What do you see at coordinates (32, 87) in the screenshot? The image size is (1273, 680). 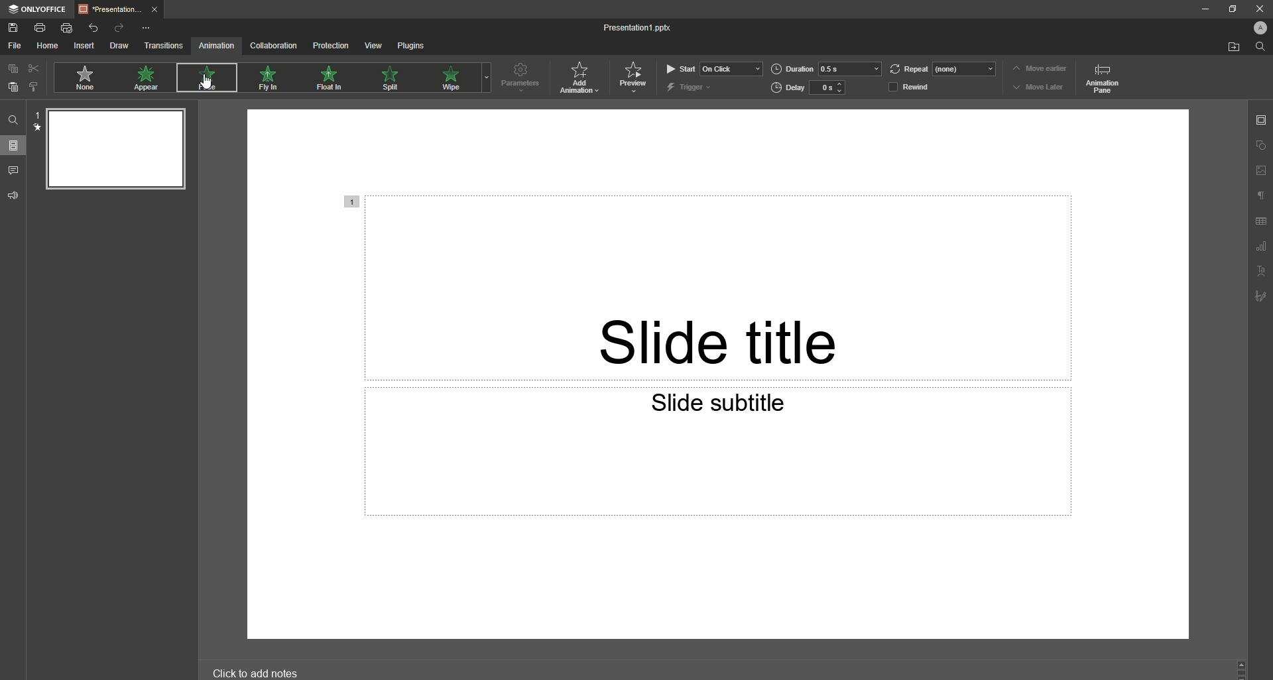 I see `Change Styles` at bounding box center [32, 87].